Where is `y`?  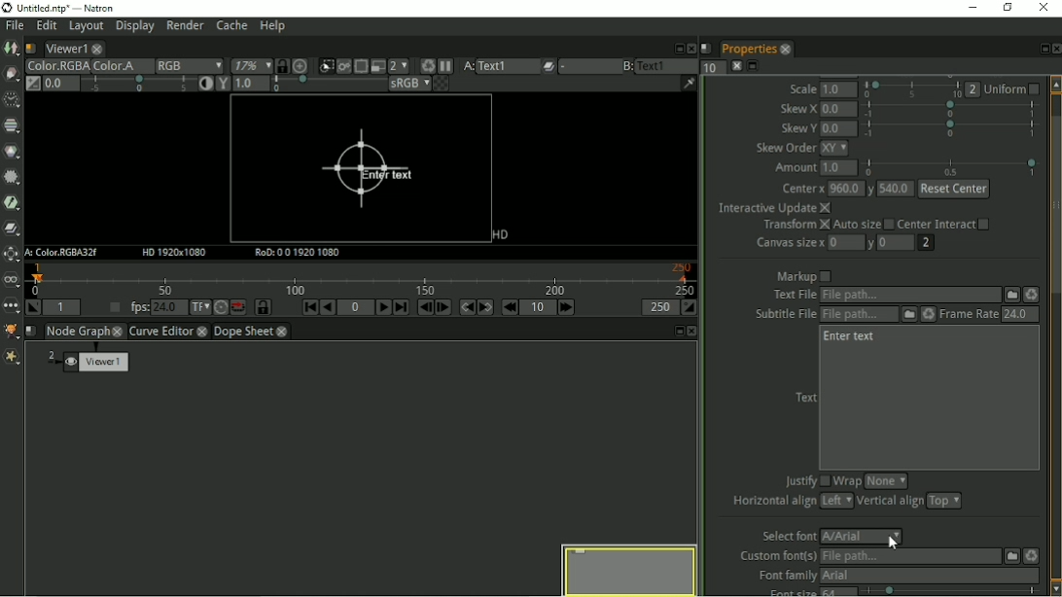 y is located at coordinates (869, 191).